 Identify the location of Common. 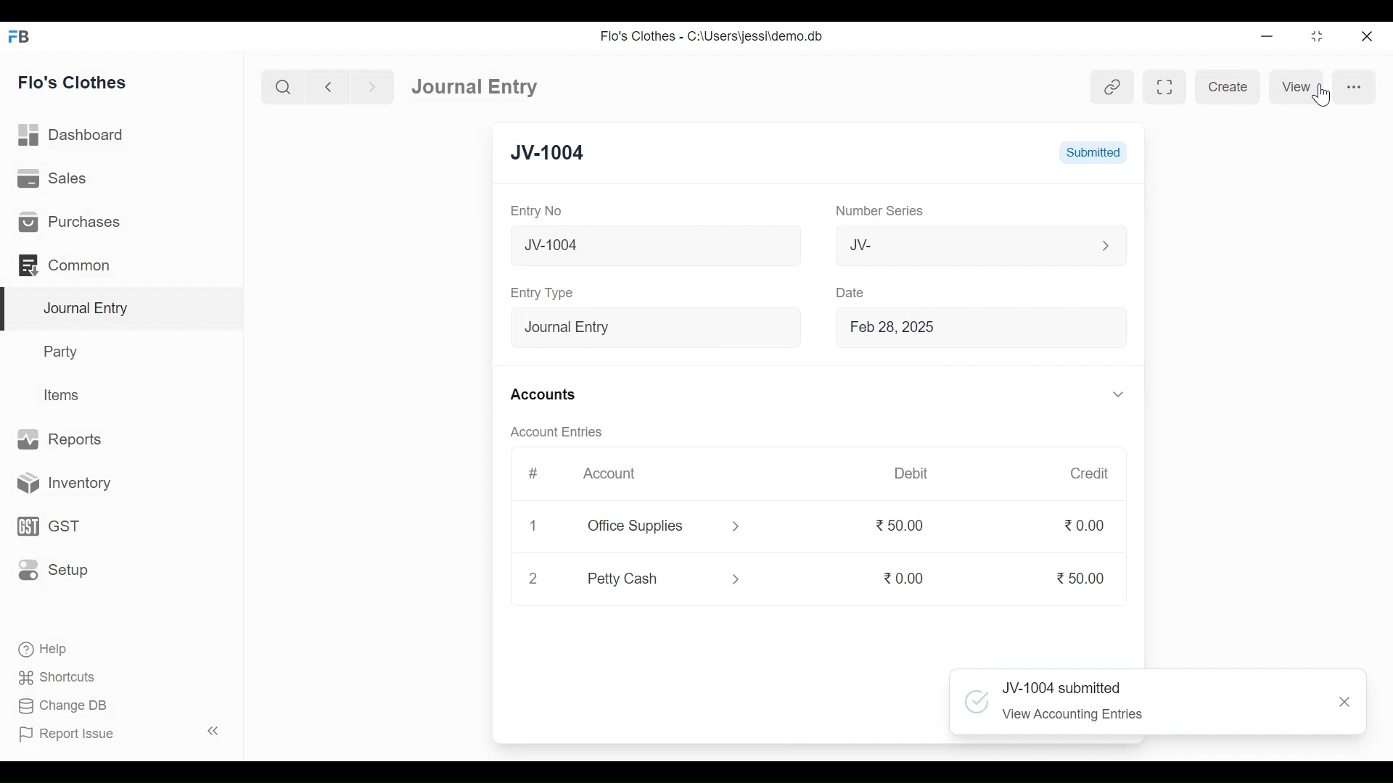
(67, 265).